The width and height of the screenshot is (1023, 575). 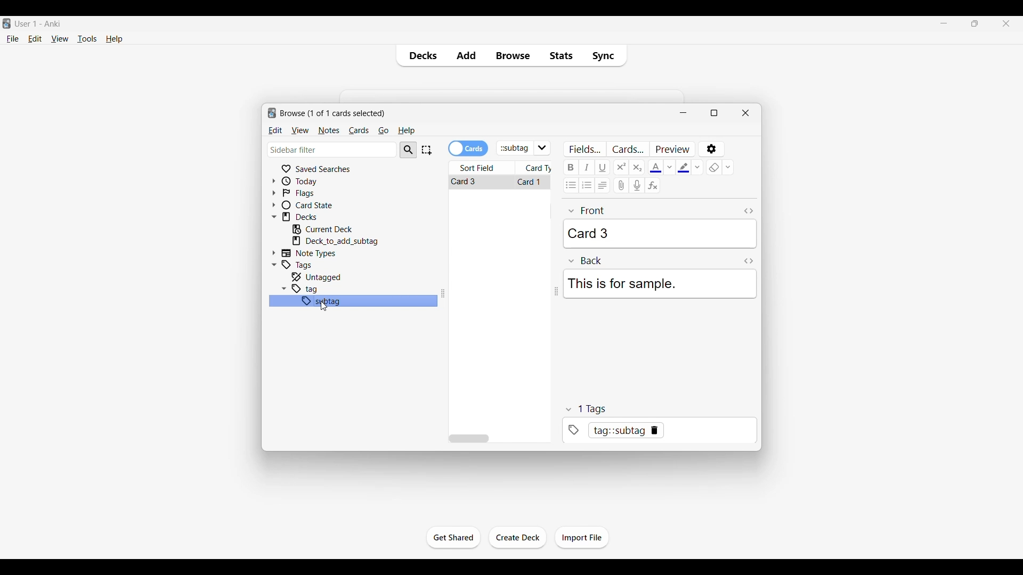 I want to click on This is for sample, so click(x=659, y=284).